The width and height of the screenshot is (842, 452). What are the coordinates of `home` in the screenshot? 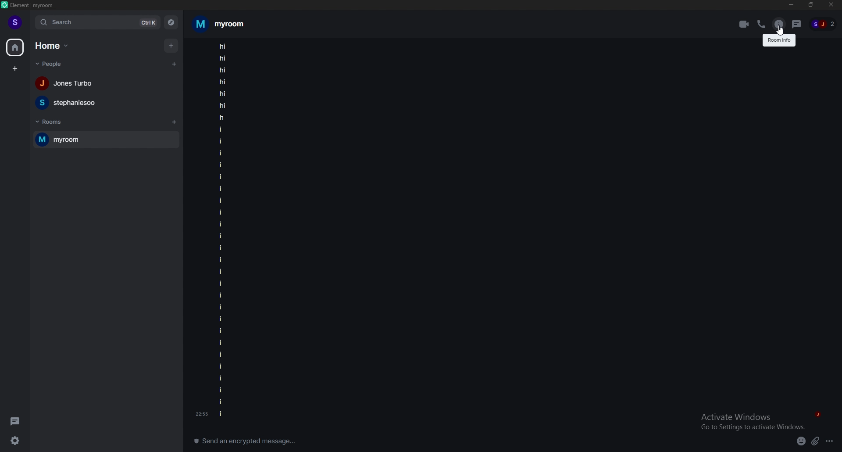 It's located at (53, 46).